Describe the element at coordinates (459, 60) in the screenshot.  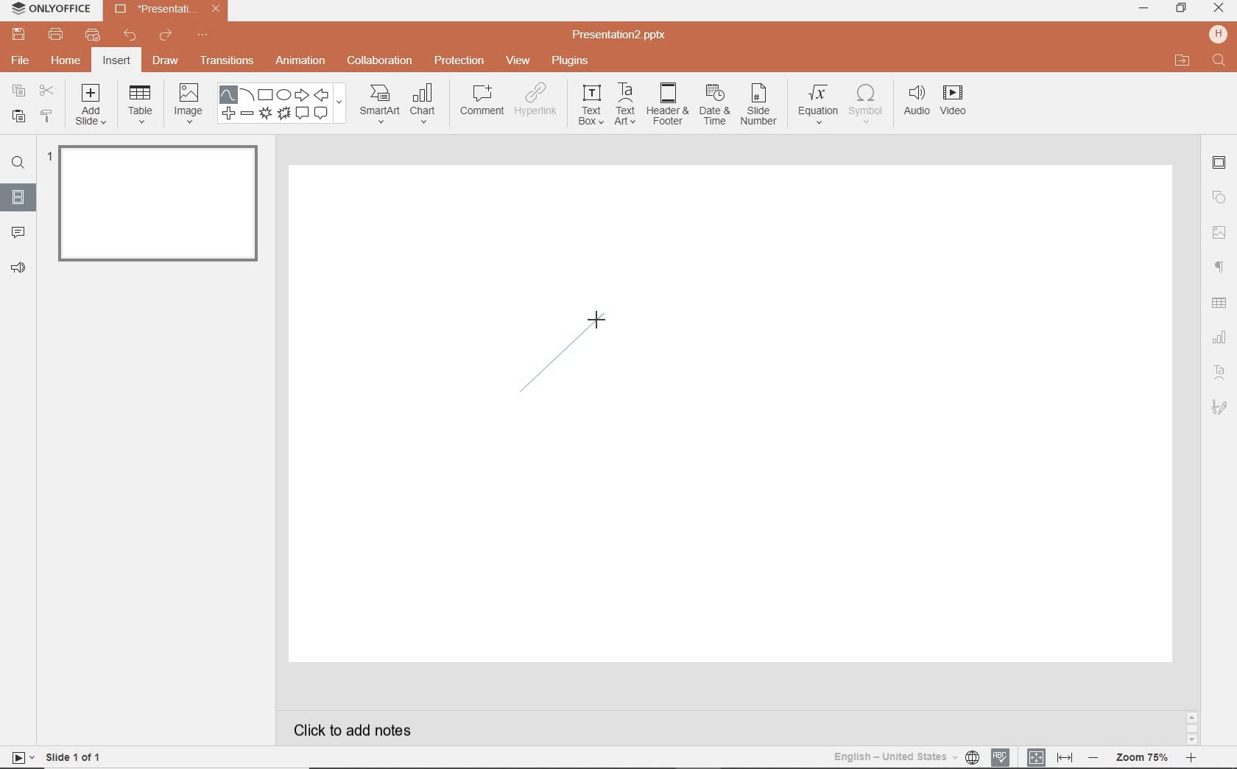
I see `PROTECTION` at that location.